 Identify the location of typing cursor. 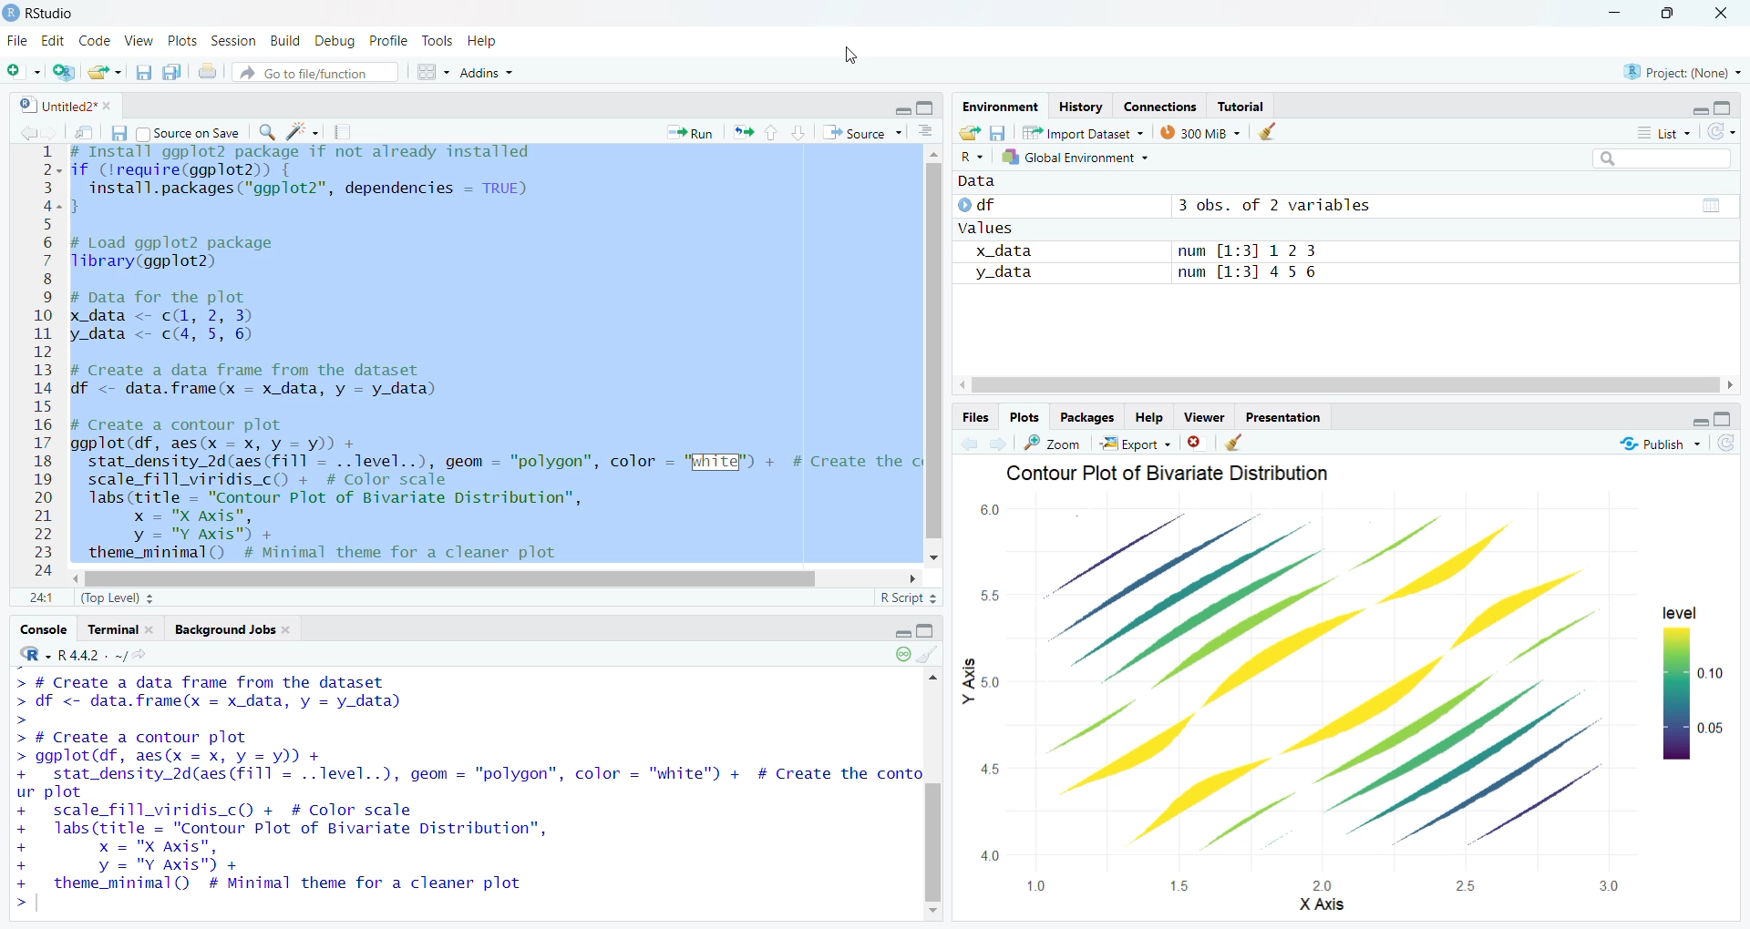
(36, 679).